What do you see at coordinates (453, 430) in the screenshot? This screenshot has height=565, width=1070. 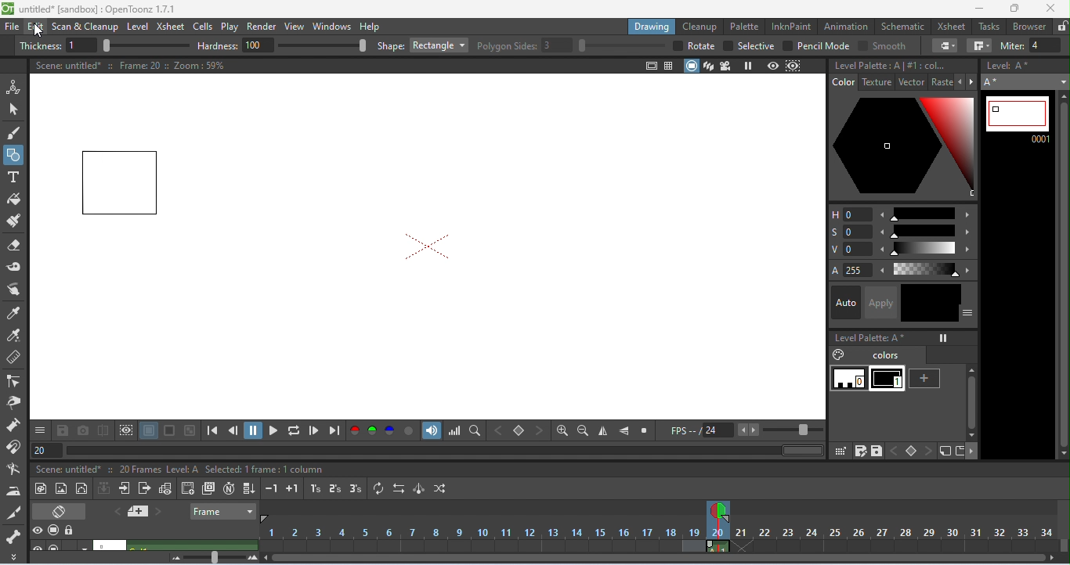 I see `histogram` at bounding box center [453, 430].